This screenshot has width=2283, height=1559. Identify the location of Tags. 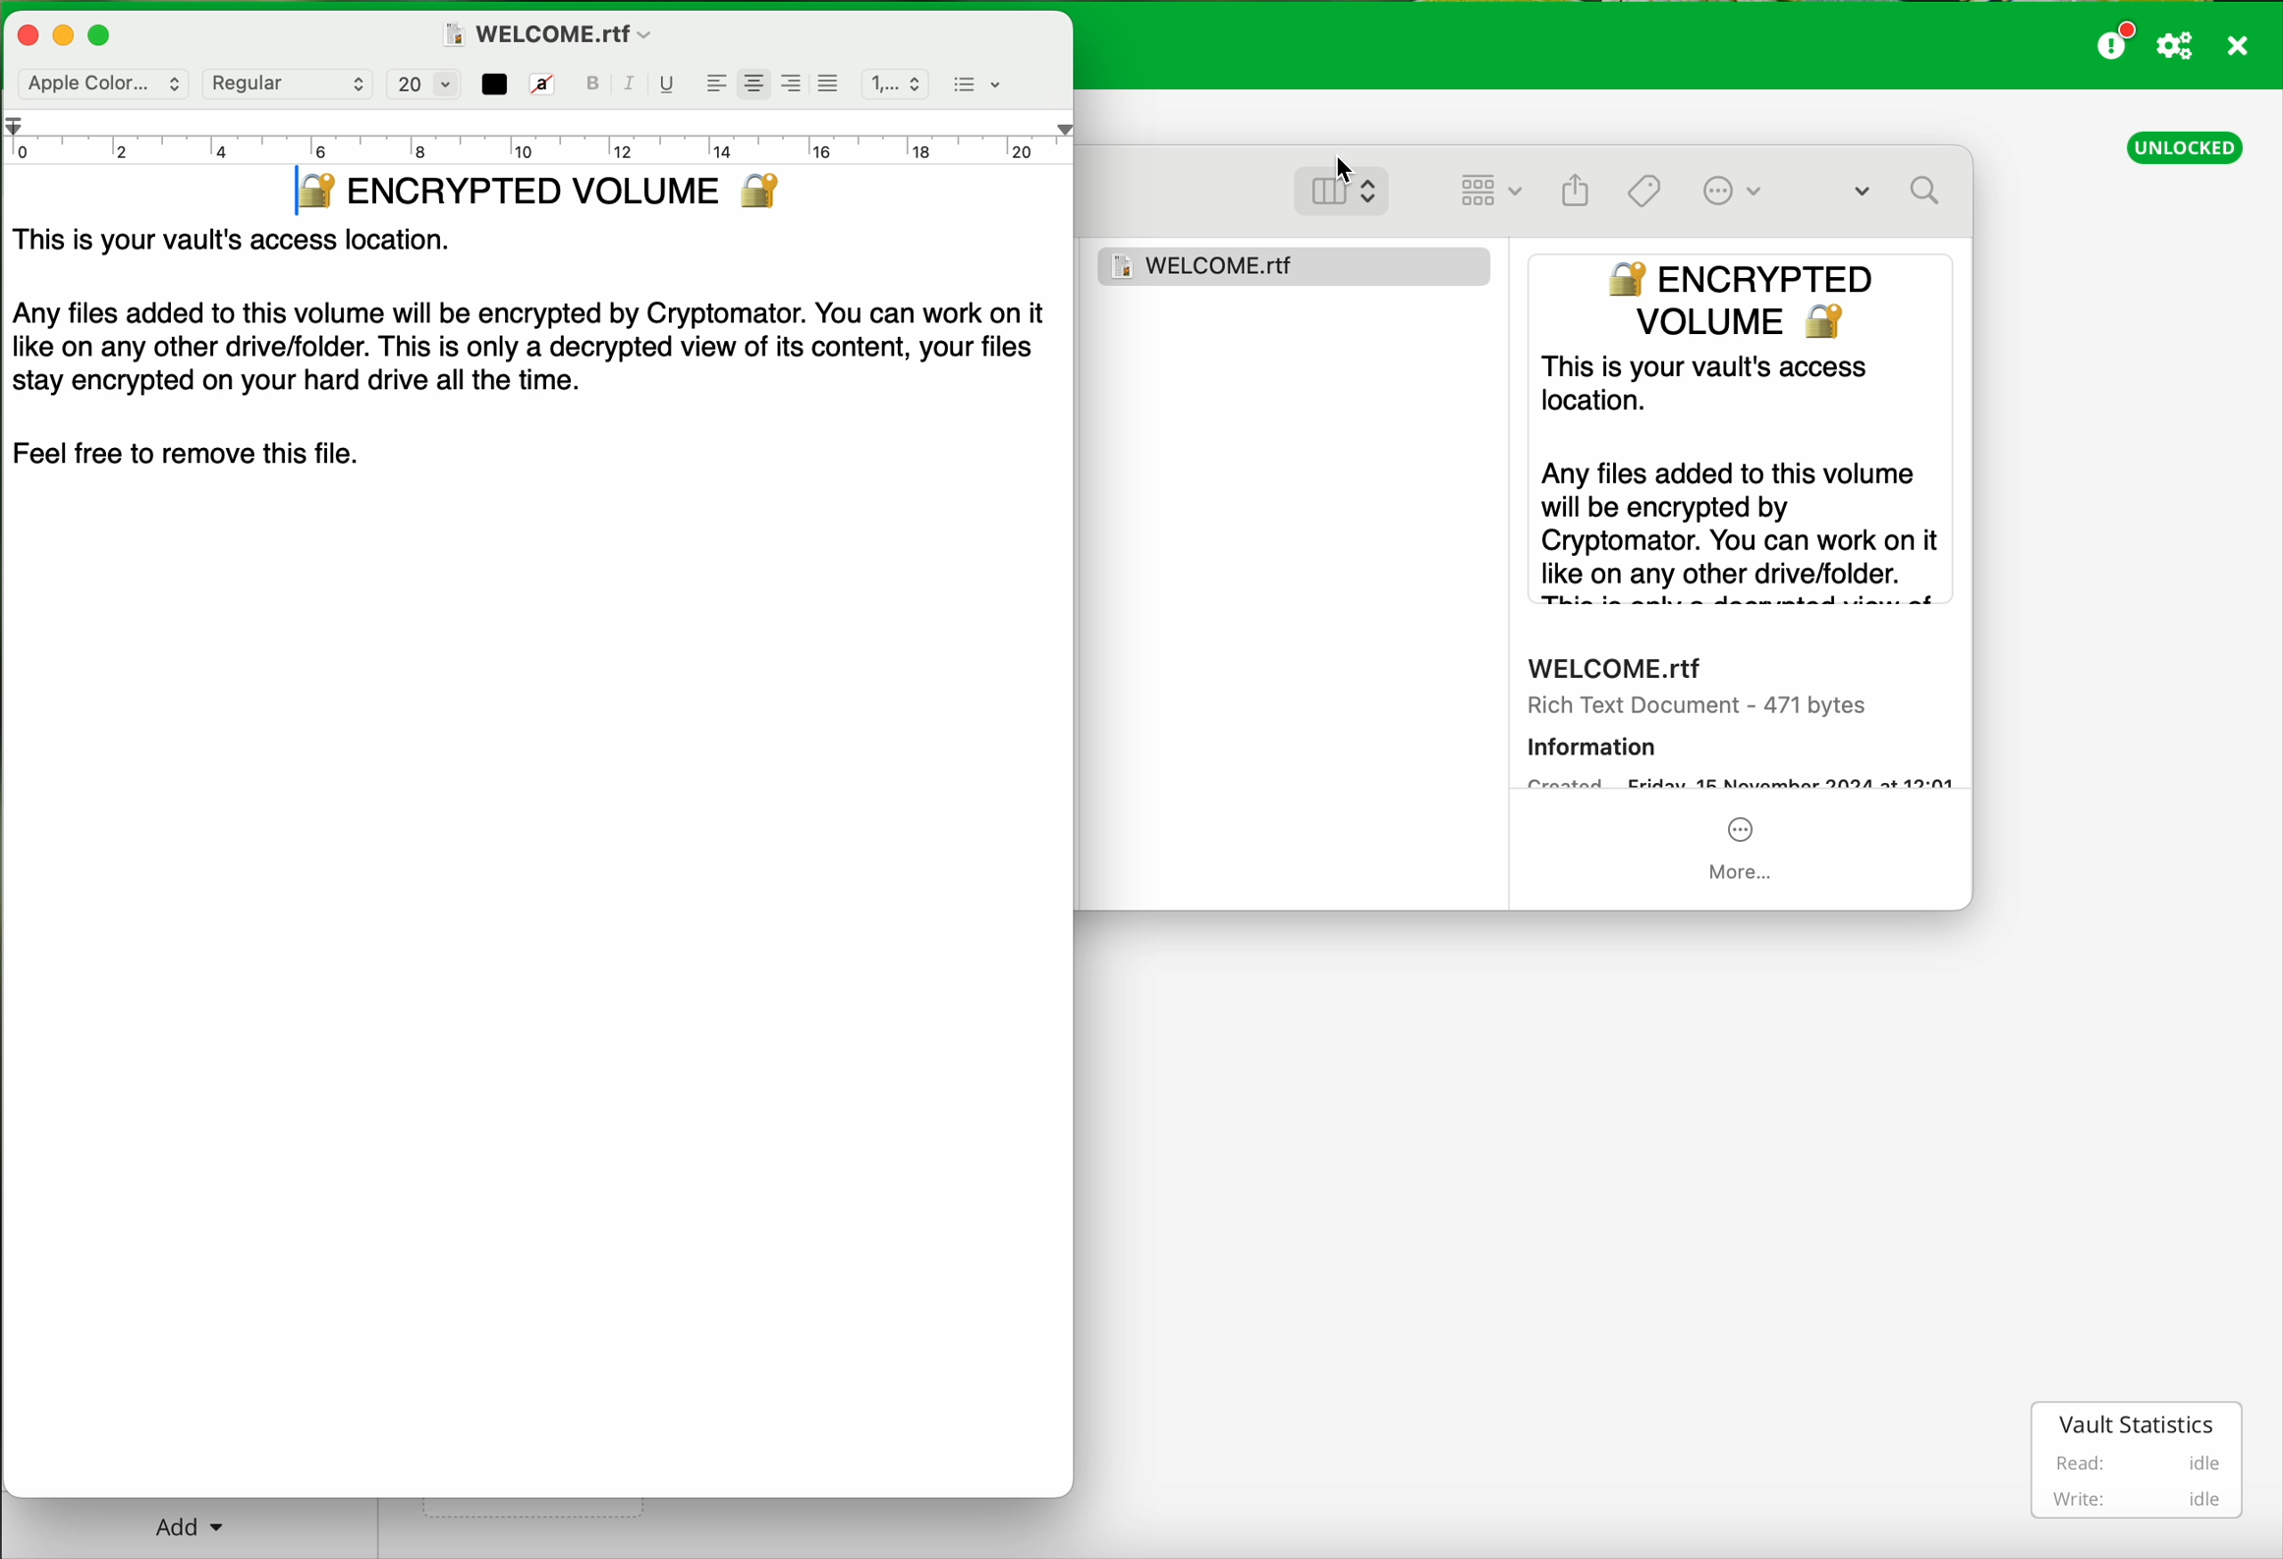
(1645, 189).